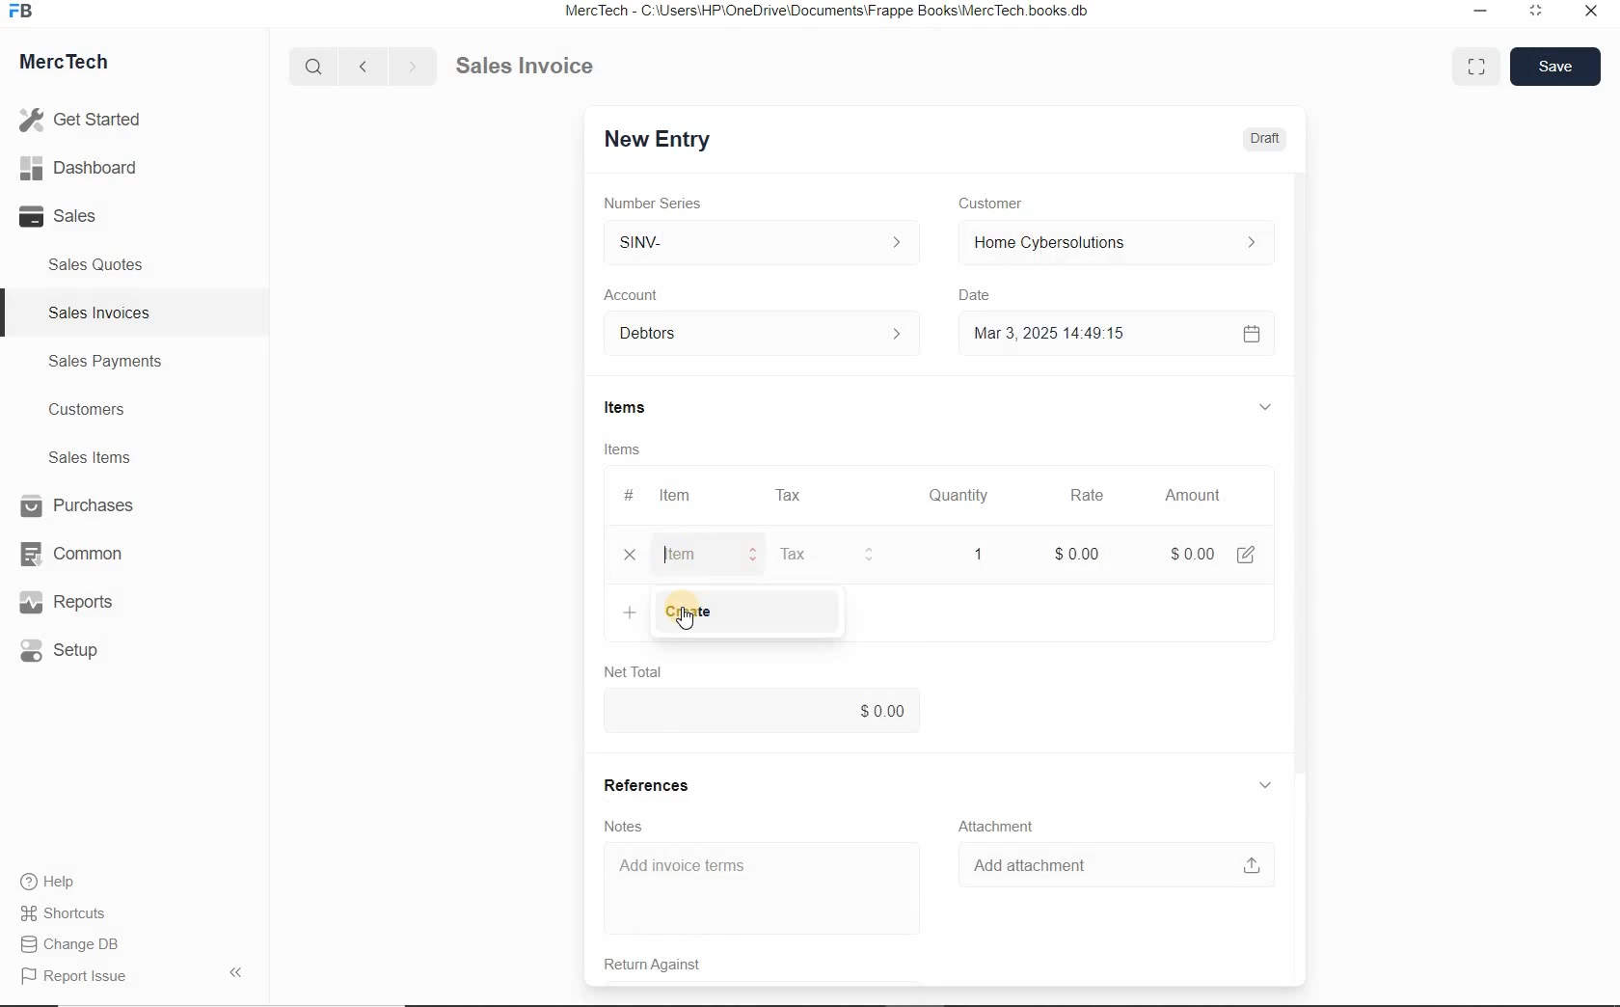  I want to click on + Add Row, so click(686, 555).